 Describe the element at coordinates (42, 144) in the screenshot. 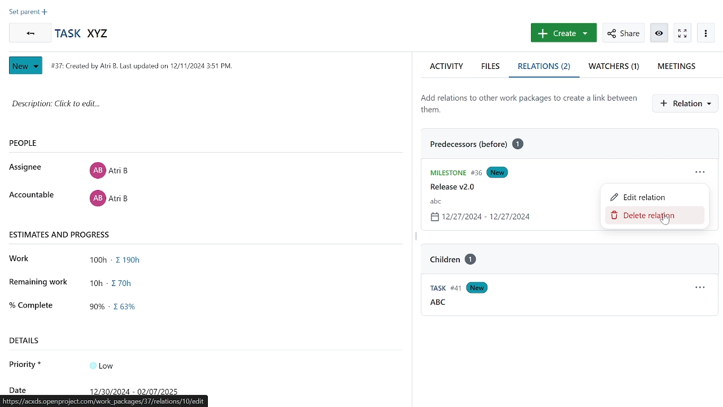

I see `people` at that location.